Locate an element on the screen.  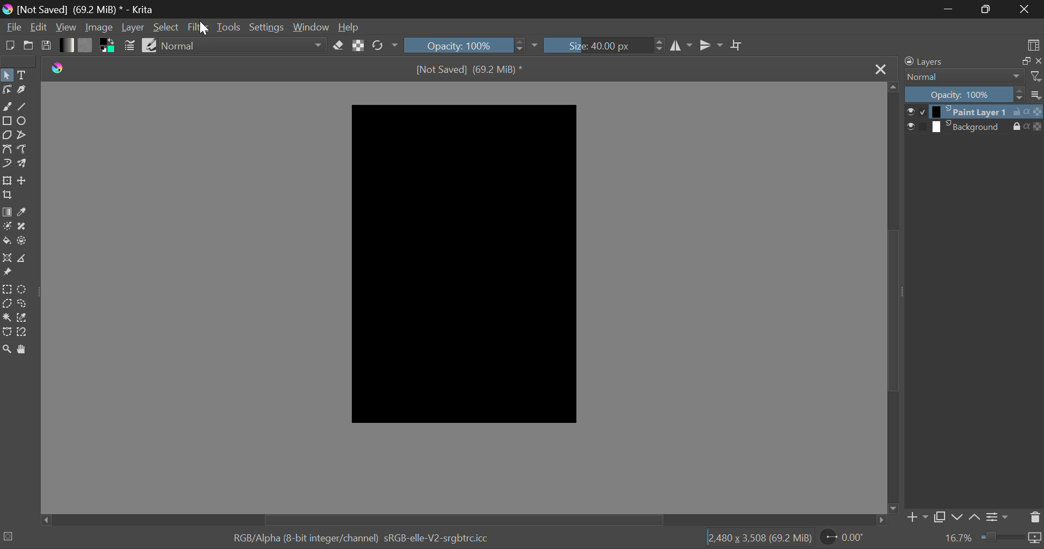
Edit is located at coordinates (39, 28).